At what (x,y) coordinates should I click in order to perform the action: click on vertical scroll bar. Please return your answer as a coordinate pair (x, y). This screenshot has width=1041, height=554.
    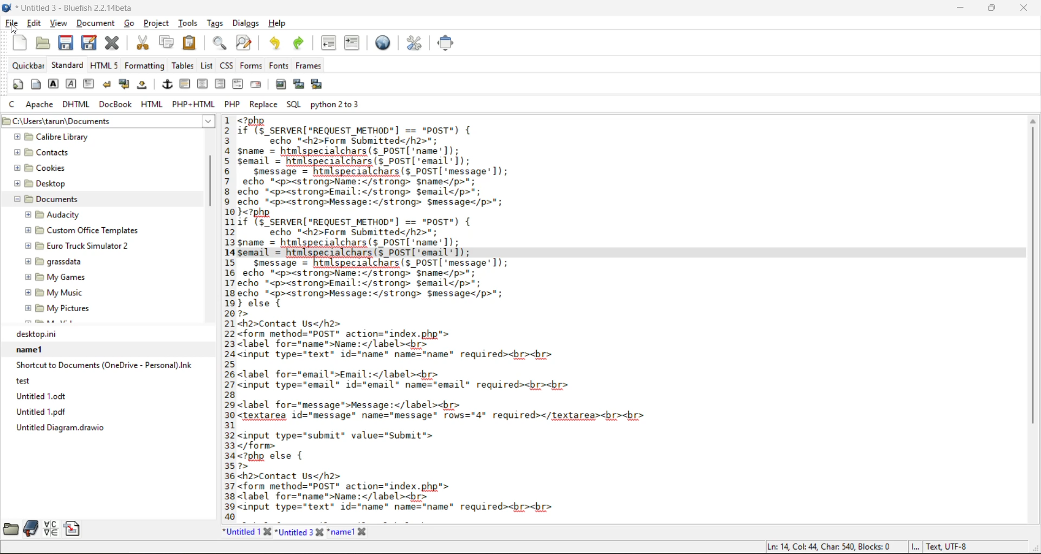
    Looking at the image, I should click on (211, 176).